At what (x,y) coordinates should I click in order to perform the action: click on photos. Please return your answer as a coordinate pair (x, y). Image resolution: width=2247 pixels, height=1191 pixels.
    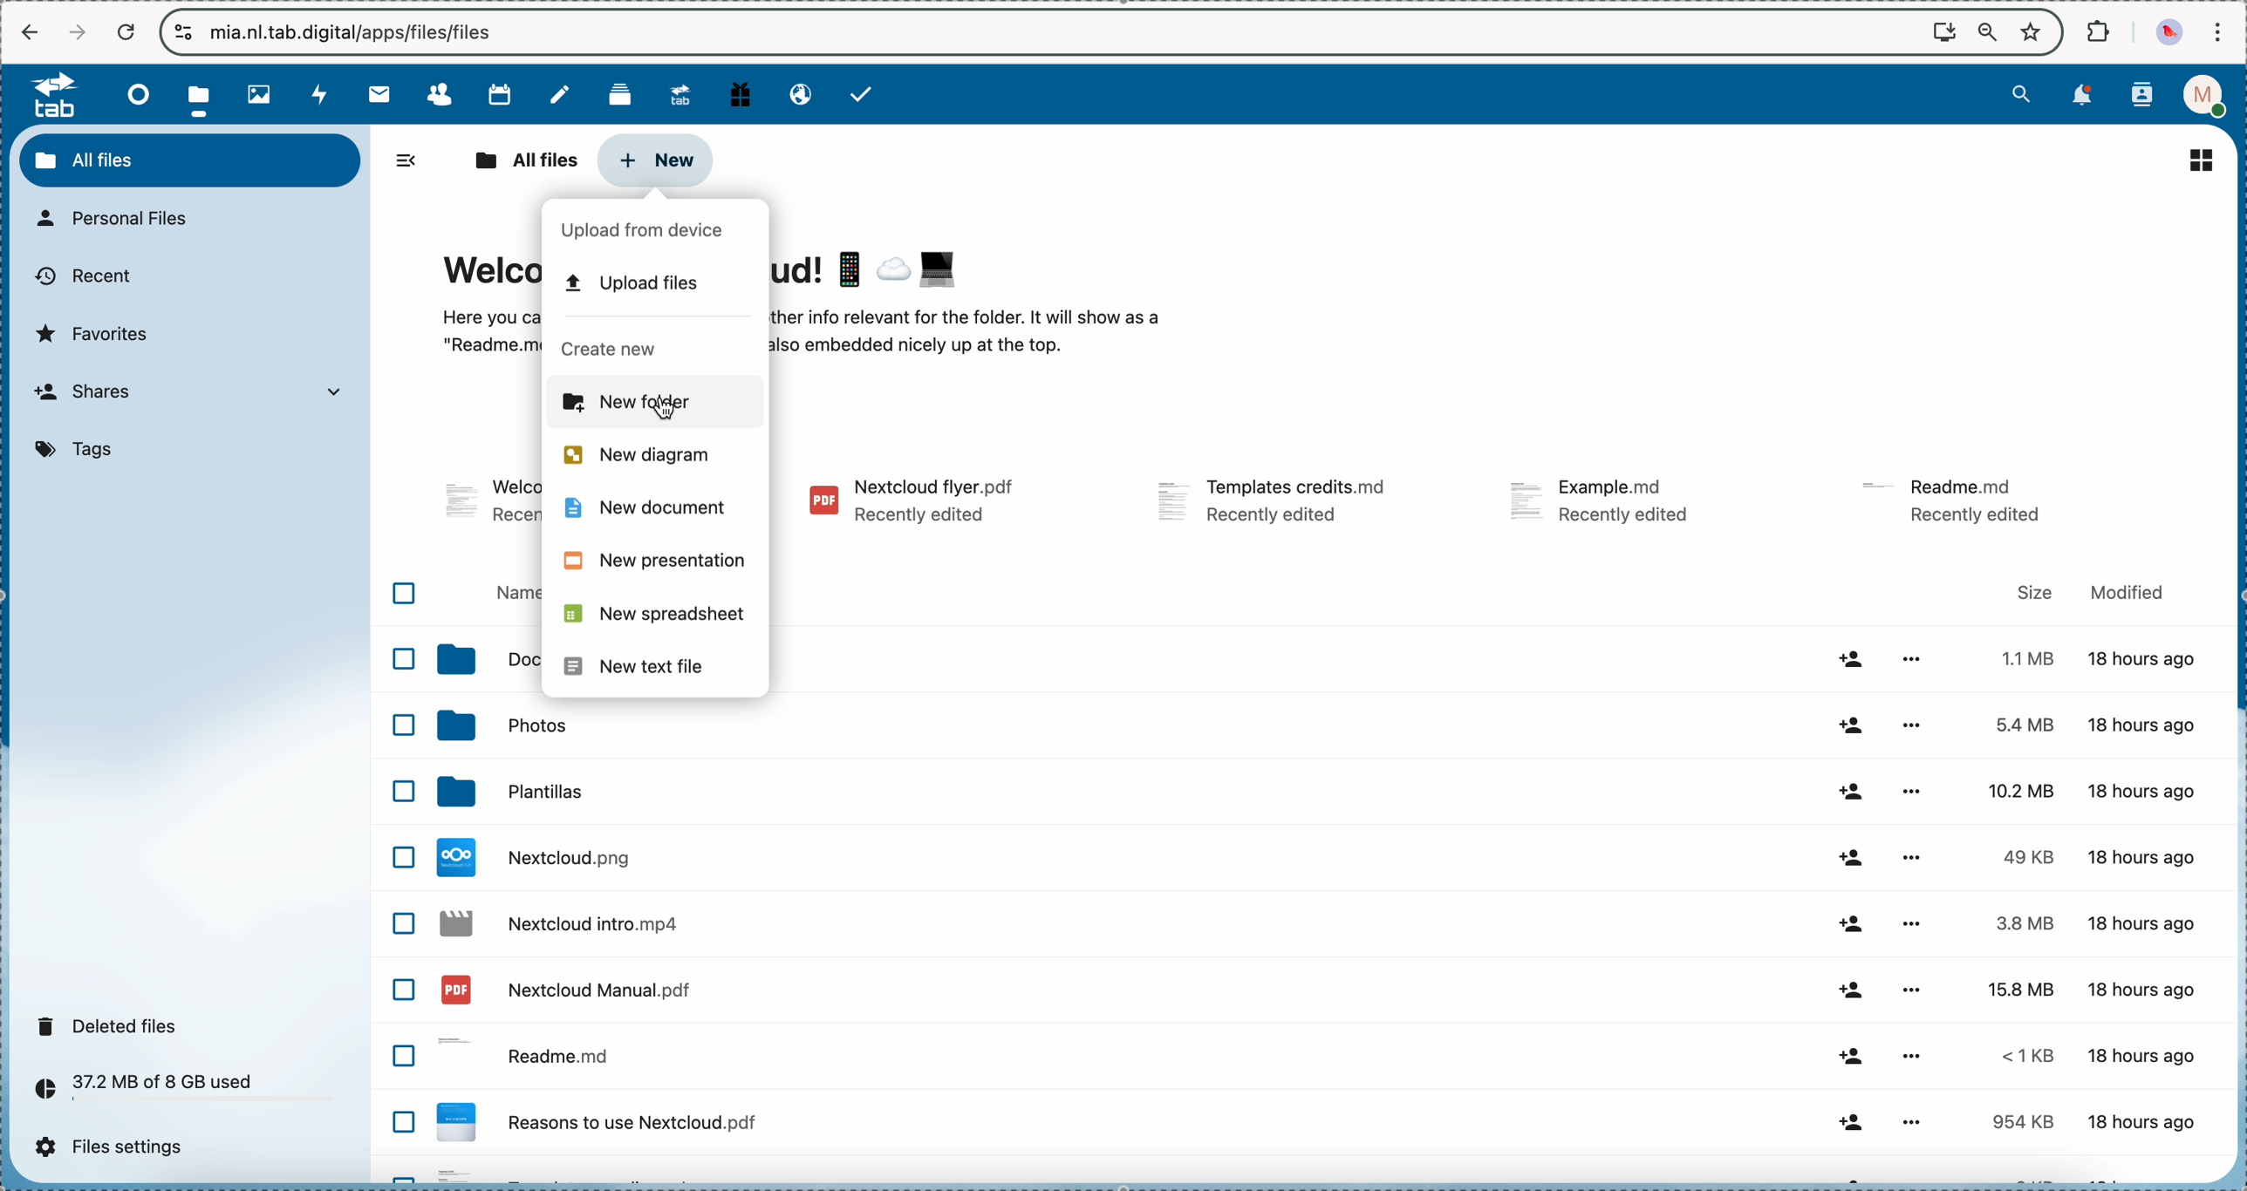
    Looking at the image, I should click on (264, 95).